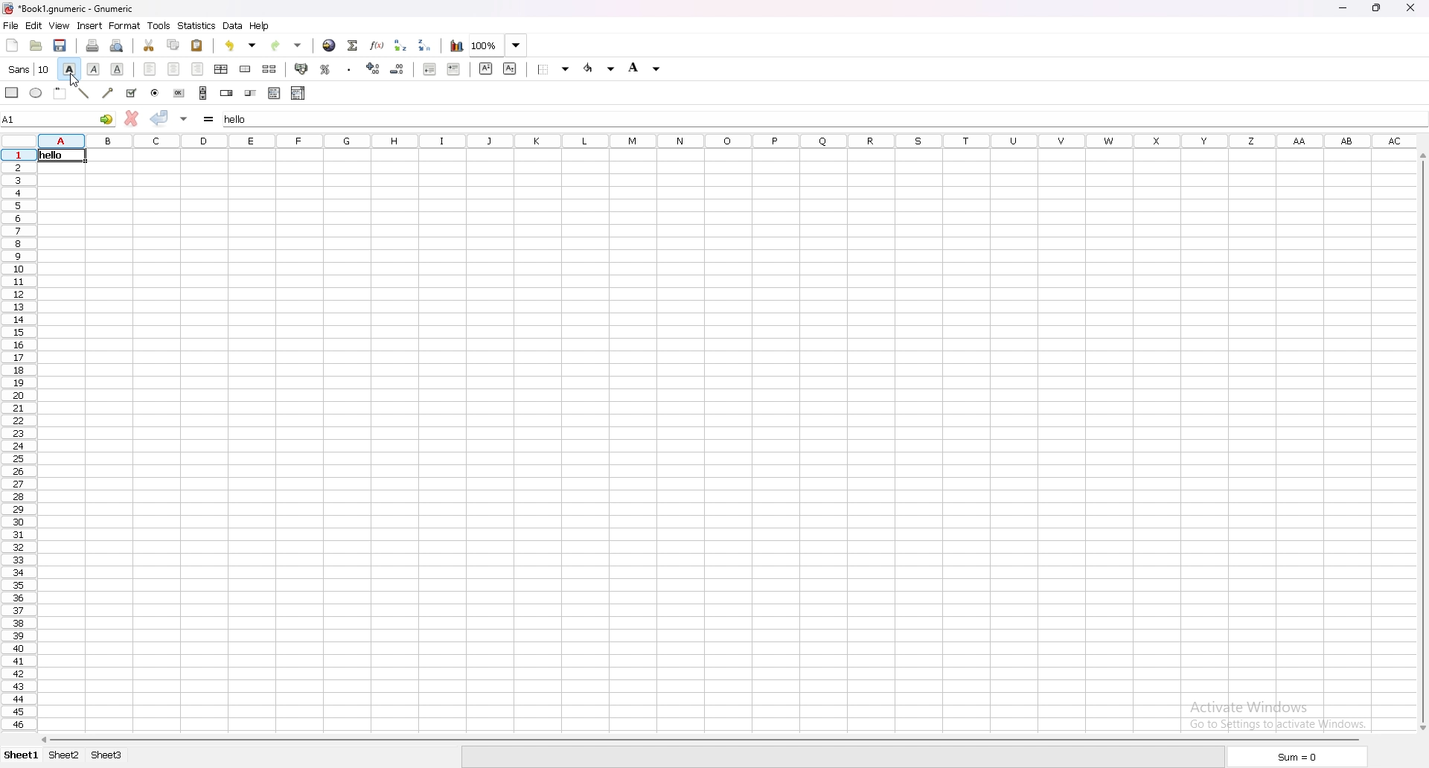 This screenshot has height=768, width=1429. Describe the element at coordinates (12, 44) in the screenshot. I see `new` at that location.